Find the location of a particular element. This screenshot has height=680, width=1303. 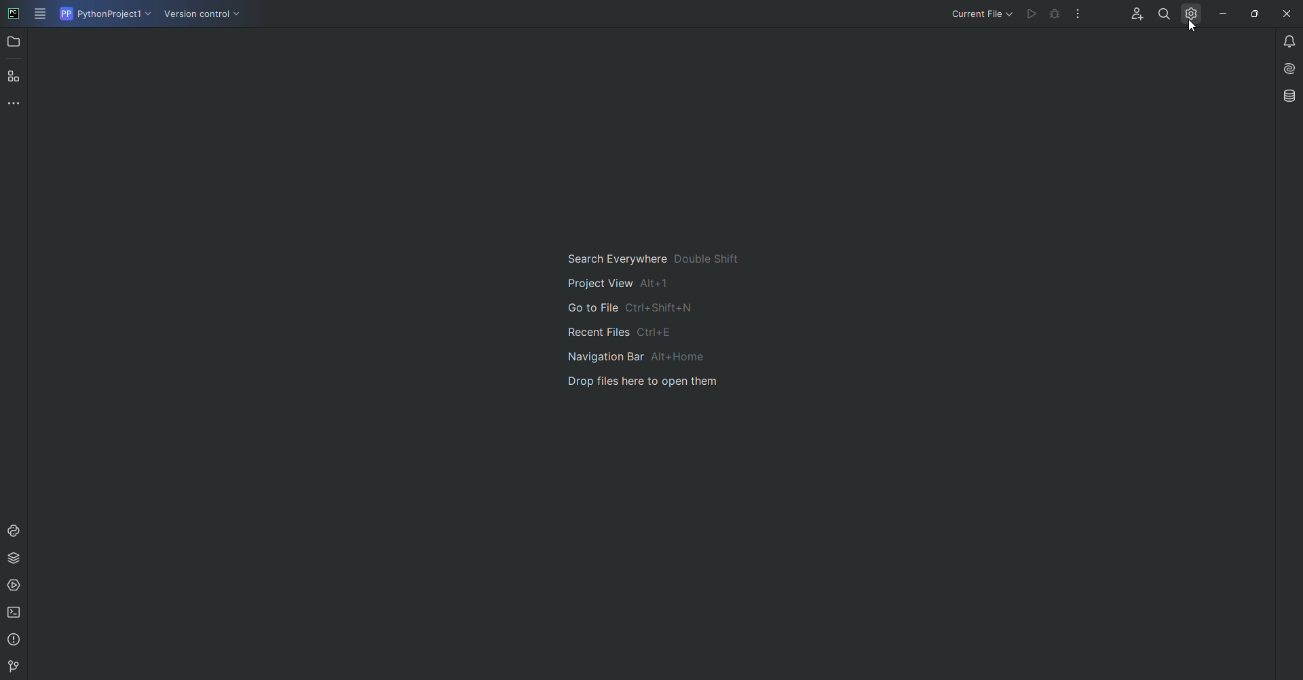

PyCharm is located at coordinates (14, 15).